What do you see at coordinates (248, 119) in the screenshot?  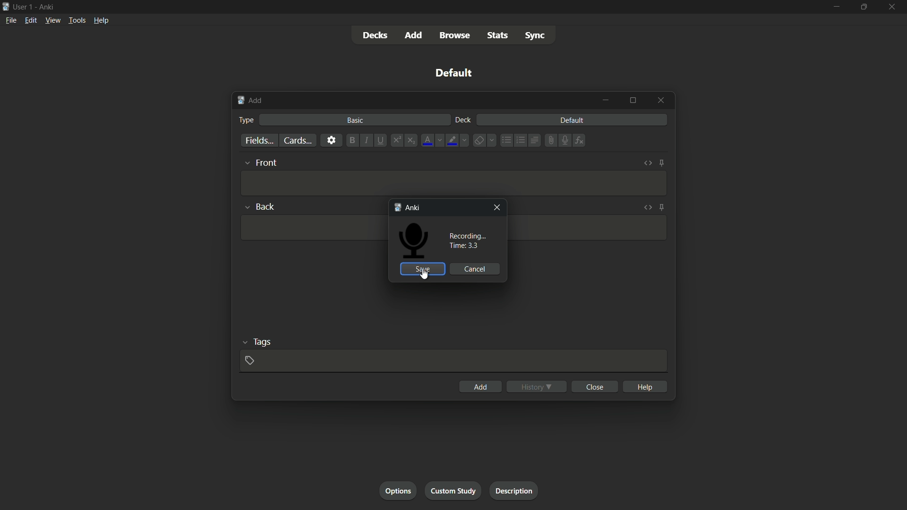 I see `type` at bounding box center [248, 119].